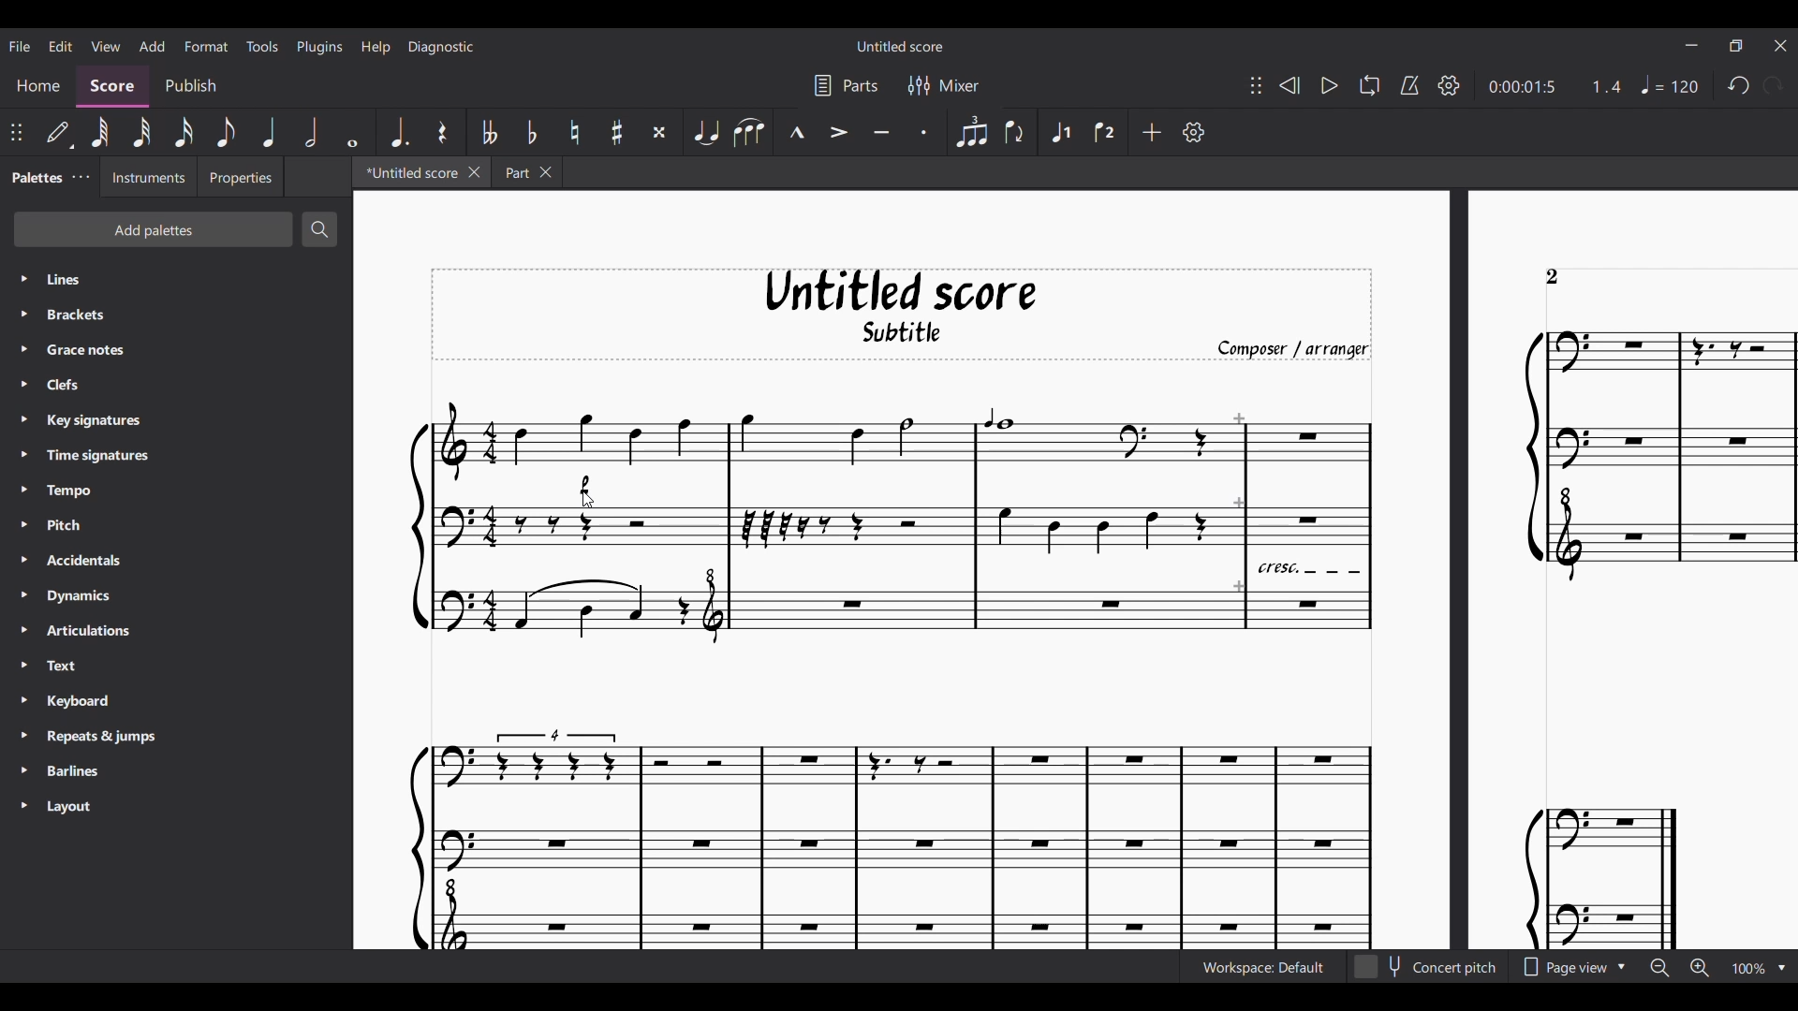 This screenshot has width=1798, height=1011. What do you see at coordinates (40, 86) in the screenshot?
I see `Home section` at bounding box center [40, 86].